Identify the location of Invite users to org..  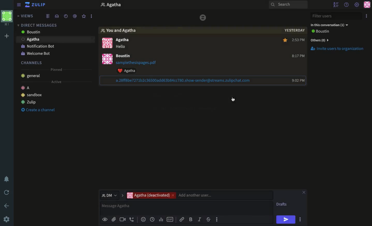
(338, 39).